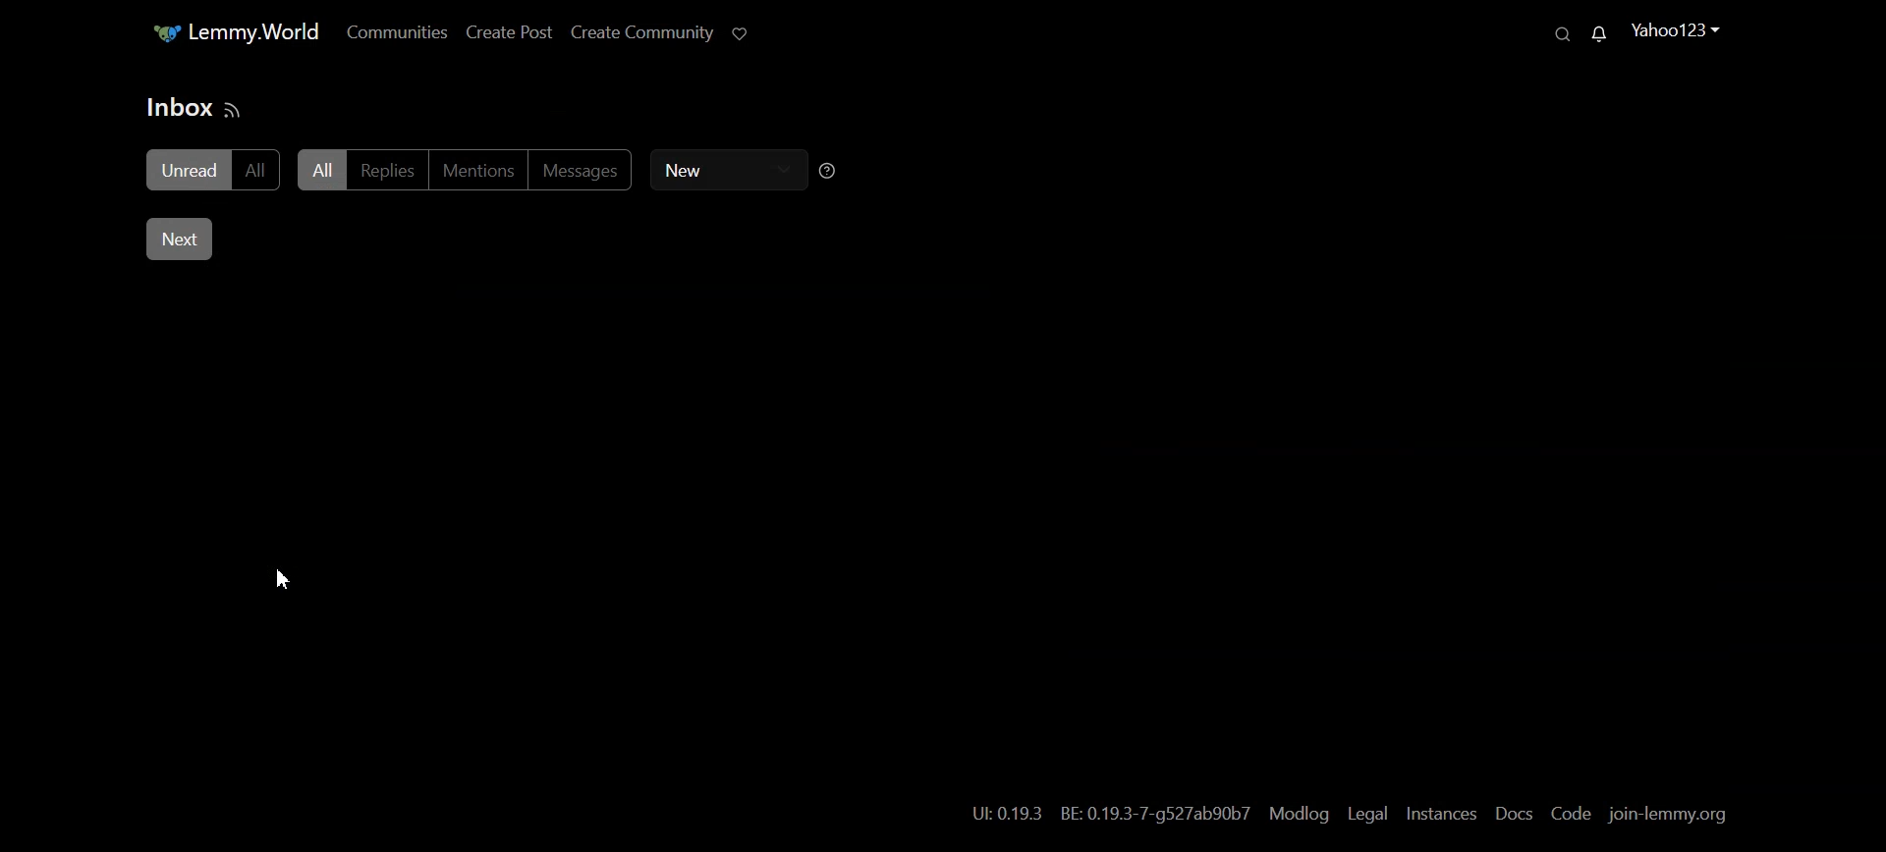  I want to click on Modlog, so click(1300, 814).